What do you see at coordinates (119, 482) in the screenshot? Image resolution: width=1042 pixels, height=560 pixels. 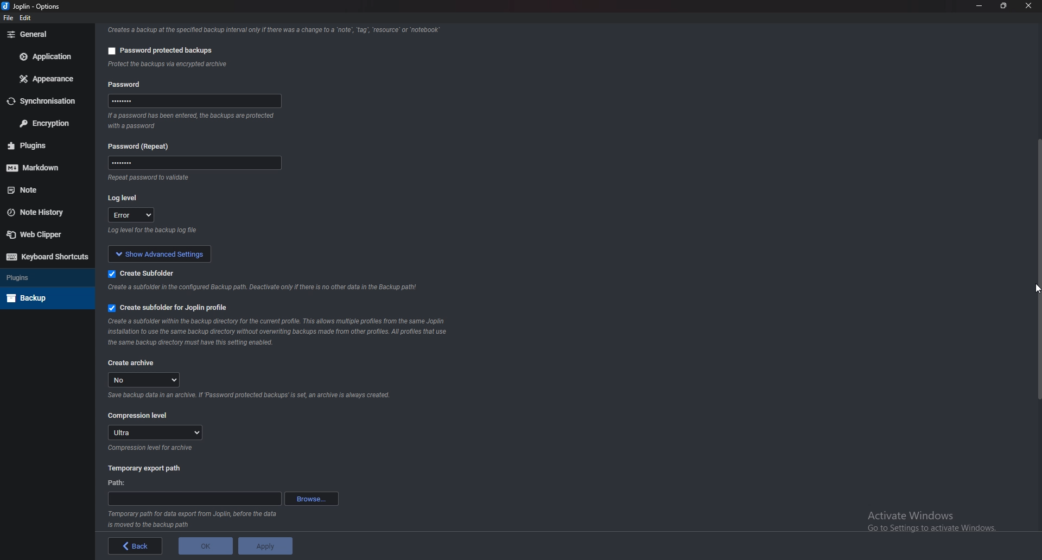 I see `path` at bounding box center [119, 482].